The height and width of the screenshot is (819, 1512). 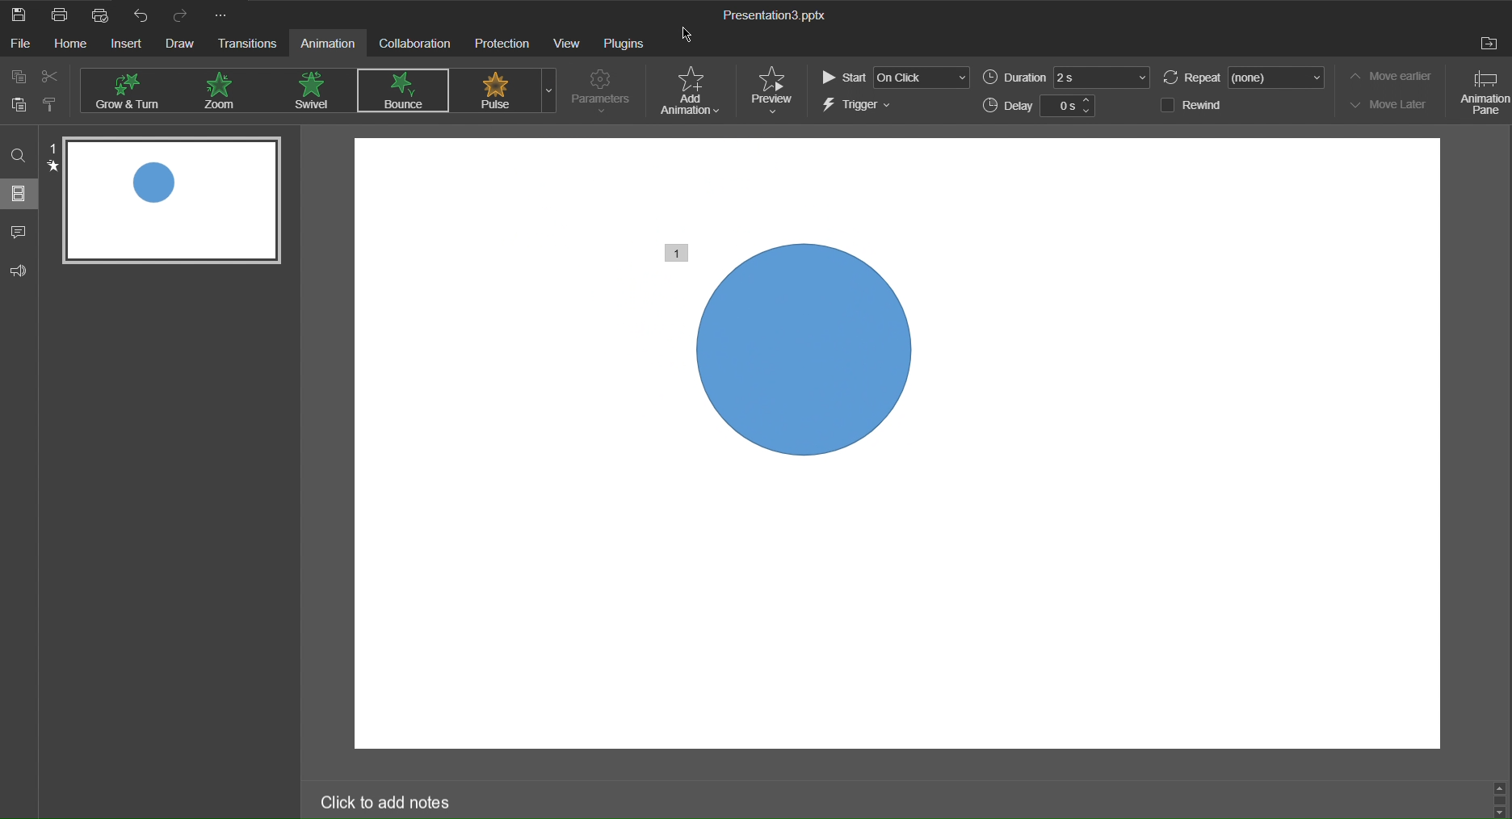 I want to click on Slide, so click(x=20, y=195).